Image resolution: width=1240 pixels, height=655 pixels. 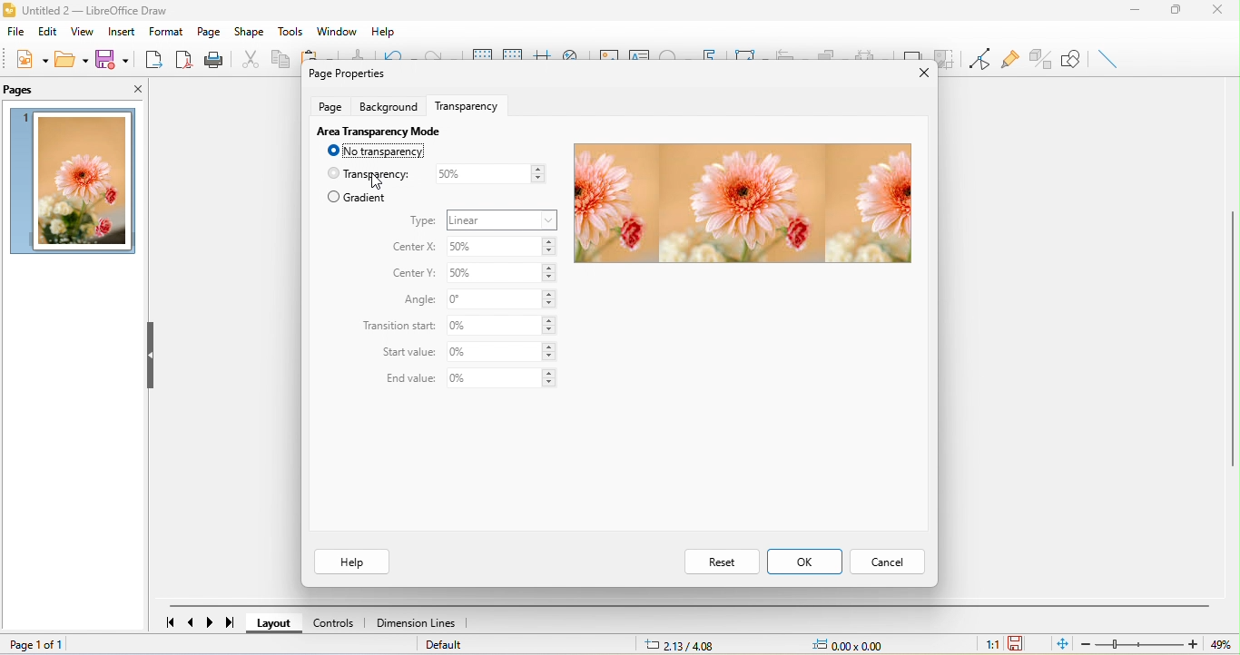 I want to click on glue point function, so click(x=1009, y=56).